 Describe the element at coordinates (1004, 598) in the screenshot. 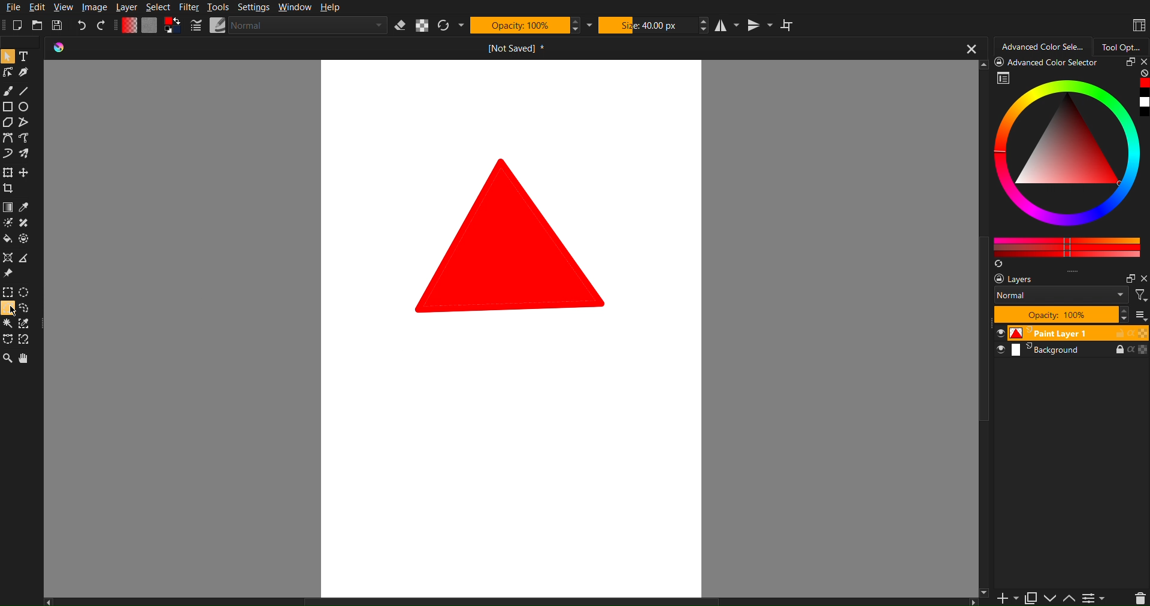

I see `Add` at that location.